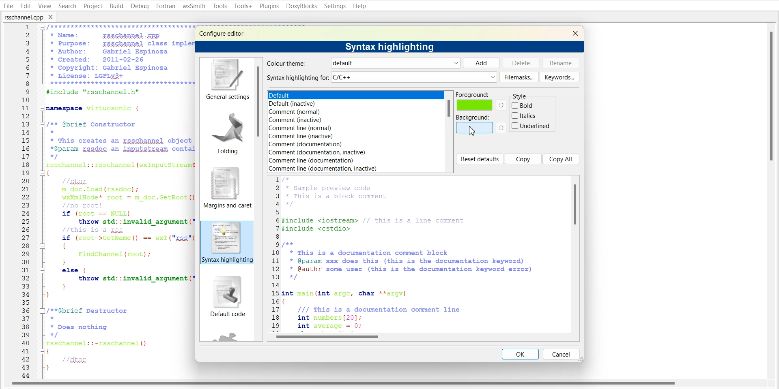  What do you see at coordinates (481, 101) in the screenshot?
I see `Foreground` at bounding box center [481, 101].